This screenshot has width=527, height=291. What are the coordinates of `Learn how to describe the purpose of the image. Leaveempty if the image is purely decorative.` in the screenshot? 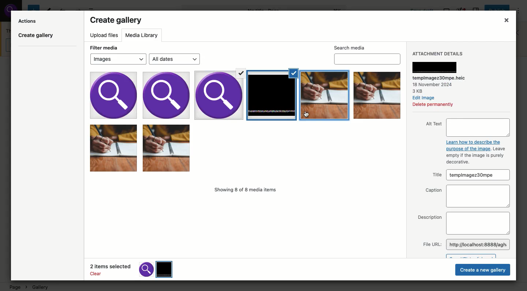 It's located at (473, 154).